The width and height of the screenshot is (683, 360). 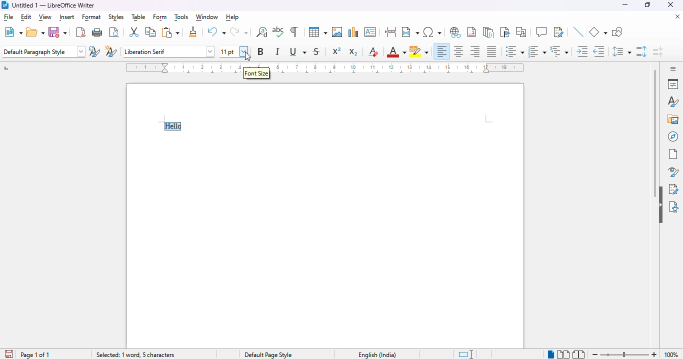 I want to click on file, so click(x=8, y=17).